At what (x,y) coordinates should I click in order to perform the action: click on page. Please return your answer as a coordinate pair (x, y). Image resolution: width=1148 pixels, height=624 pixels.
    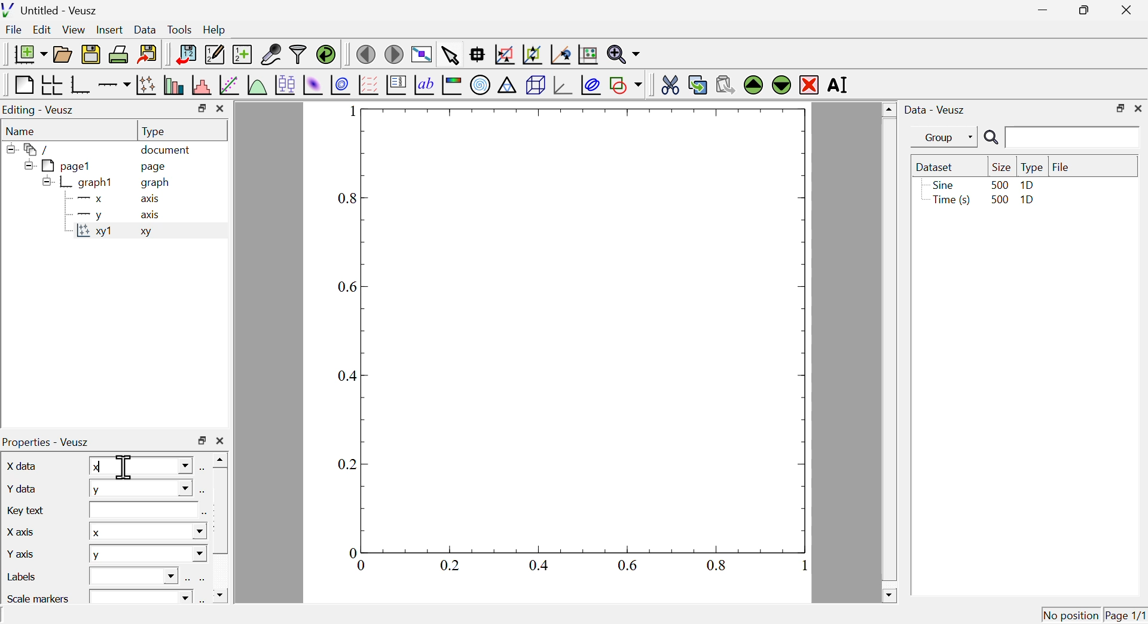
    Looking at the image, I should click on (155, 169).